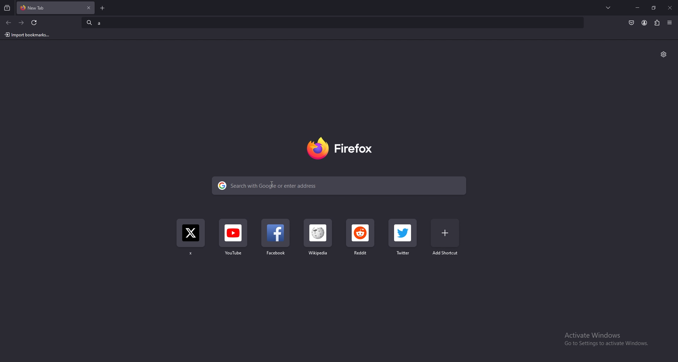  What do you see at coordinates (609, 7) in the screenshot?
I see `list all tabs` at bounding box center [609, 7].